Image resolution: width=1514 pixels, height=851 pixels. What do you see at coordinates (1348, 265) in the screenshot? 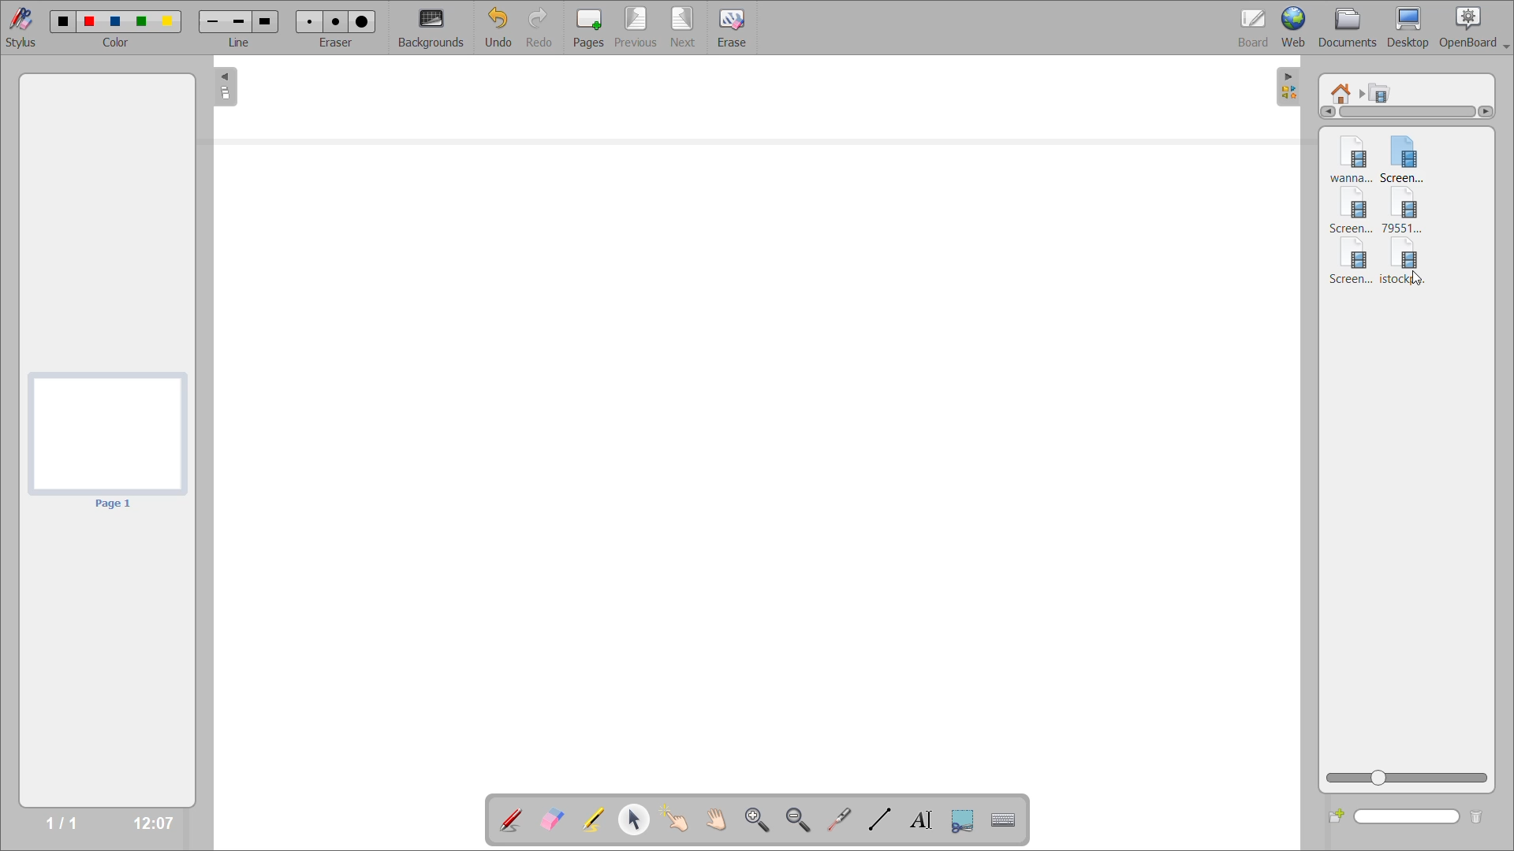
I see `video 5` at bounding box center [1348, 265].